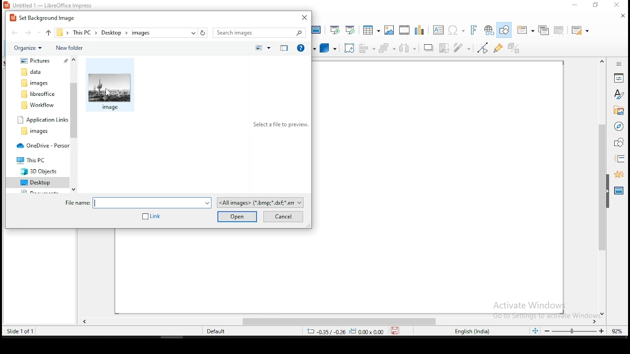  What do you see at coordinates (472, 332) in the screenshot?
I see `english (india)` at bounding box center [472, 332].